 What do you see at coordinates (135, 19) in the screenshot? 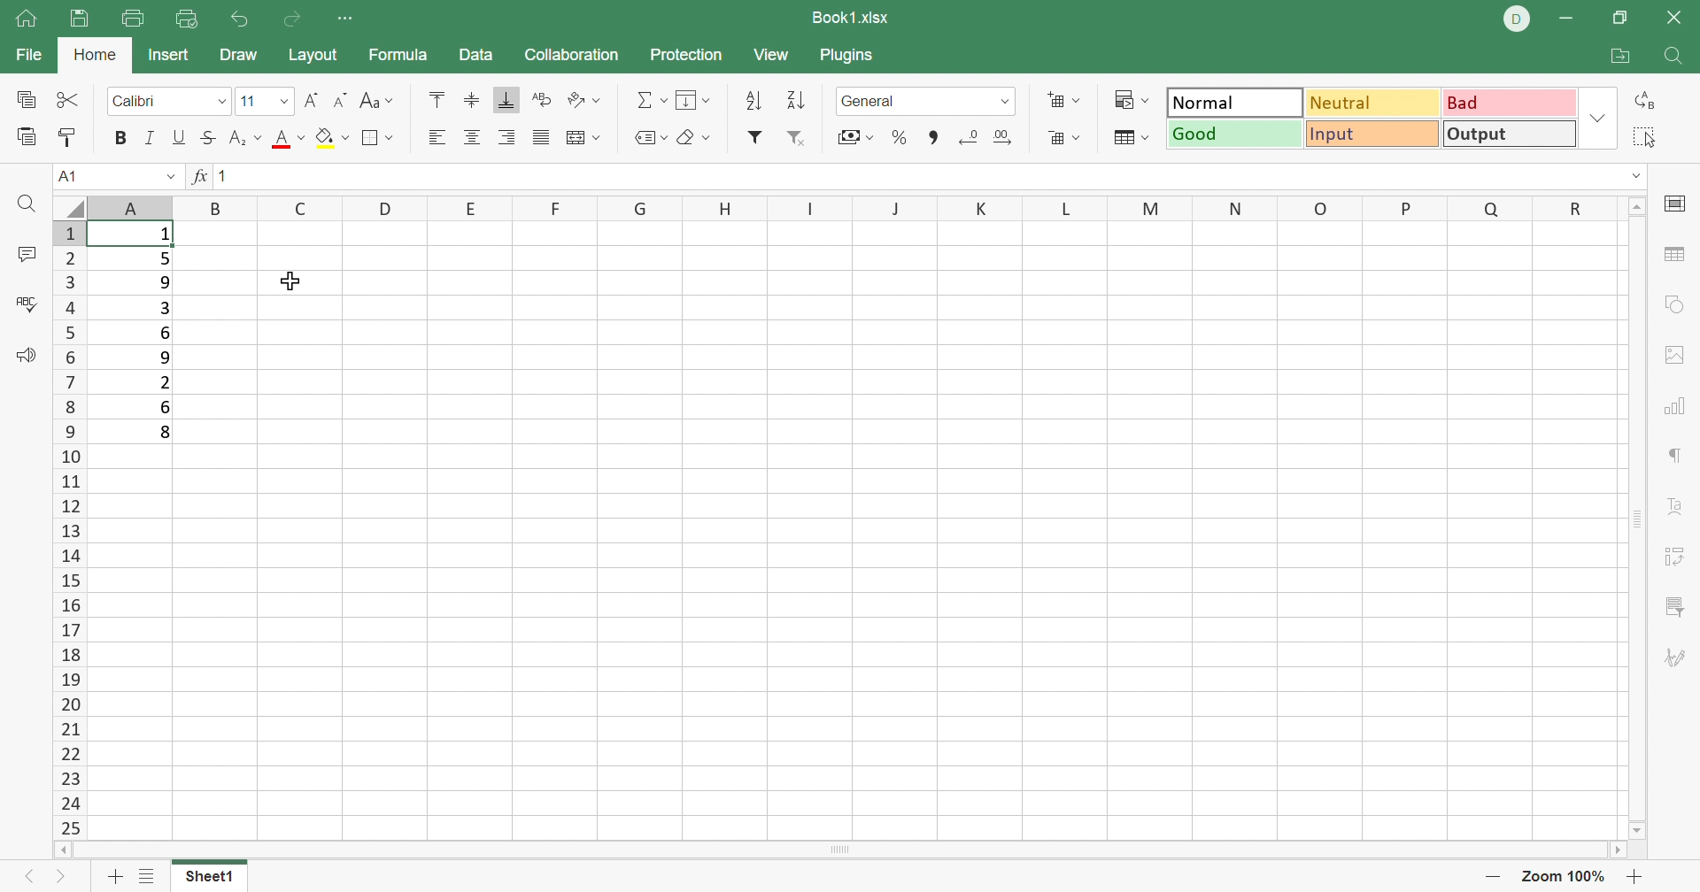
I see `print` at bounding box center [135, 19].